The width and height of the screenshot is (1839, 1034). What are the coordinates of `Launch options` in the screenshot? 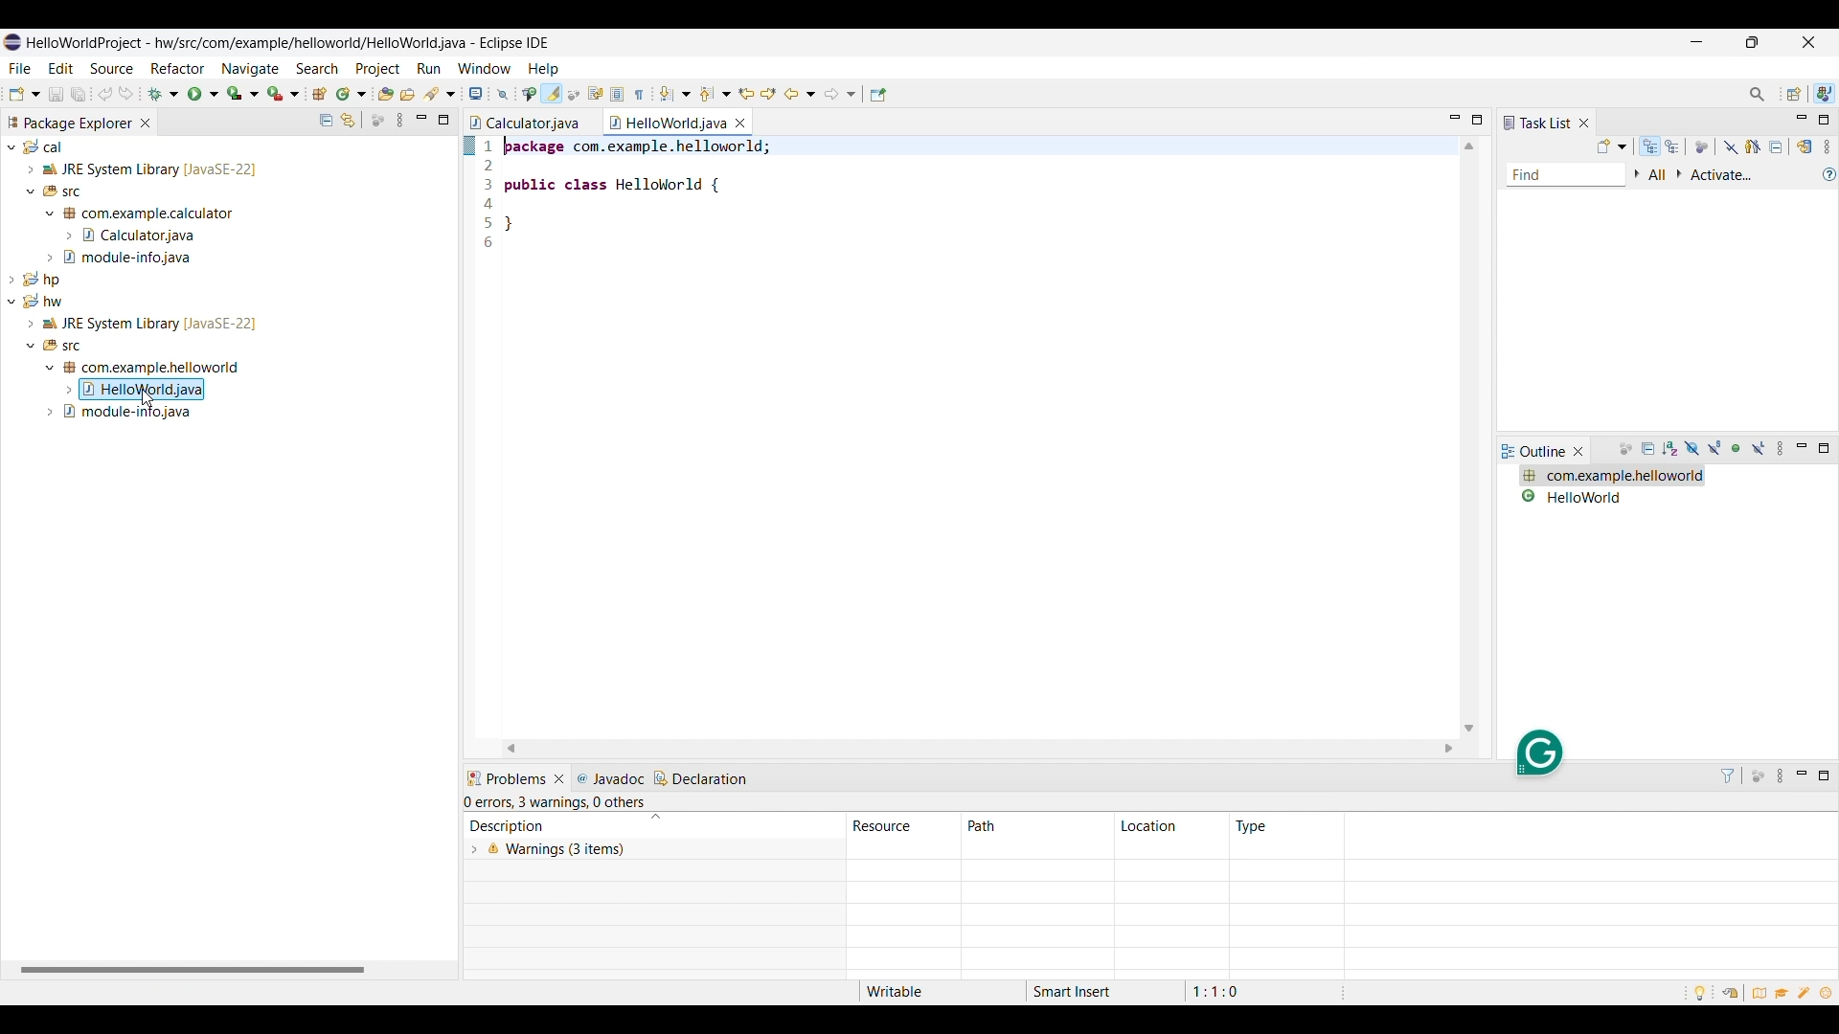 It's located at (243, 94).